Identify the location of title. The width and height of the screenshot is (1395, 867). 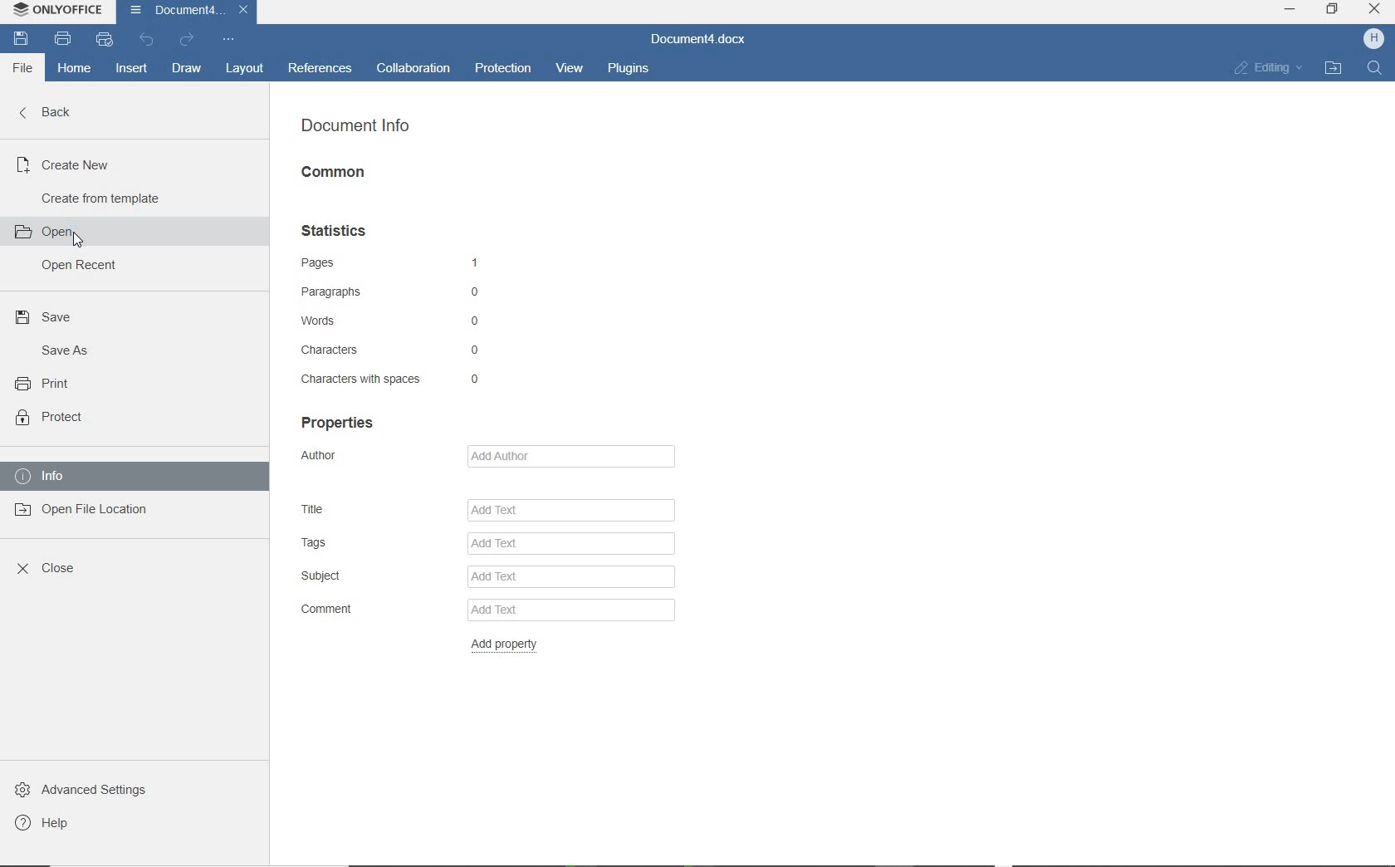
(317, 510).